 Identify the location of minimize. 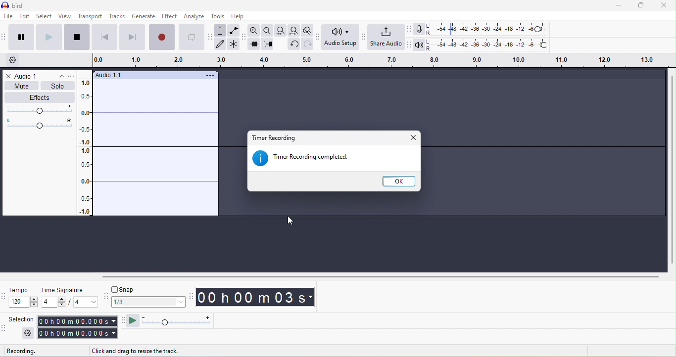
(619, 7).